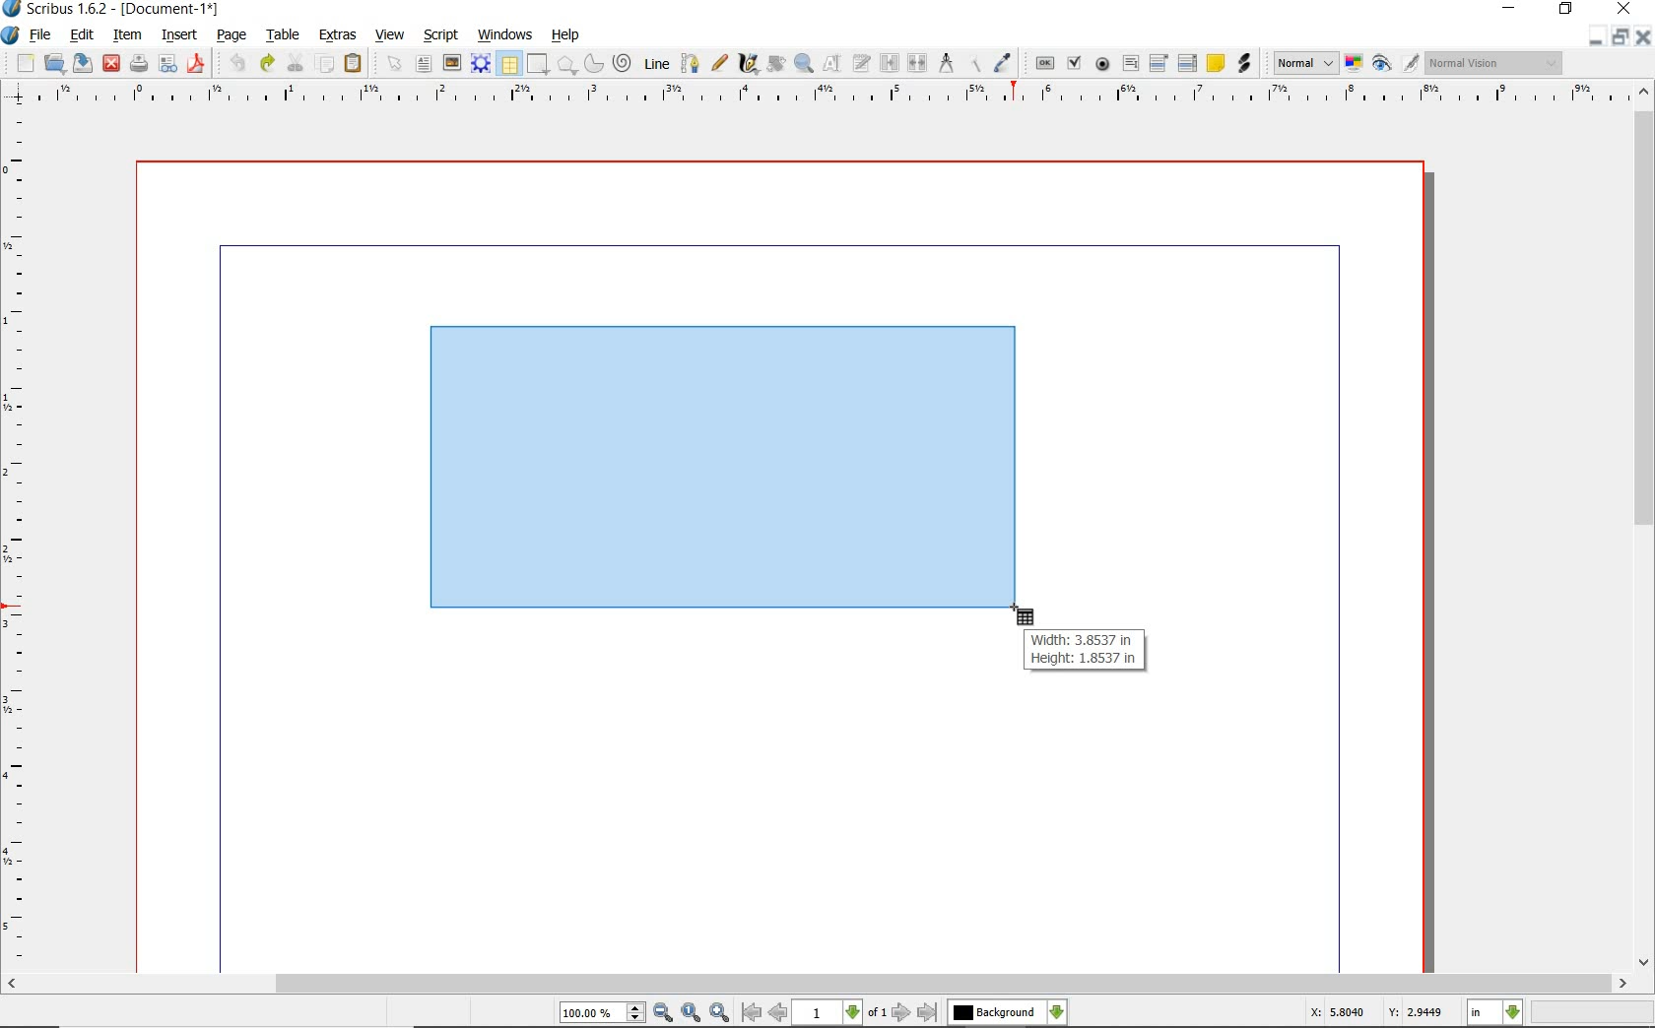  What do you see at coordinates (1594, 37) in the screenshot?
I see `minimize` at bounding box center [1594, 37].